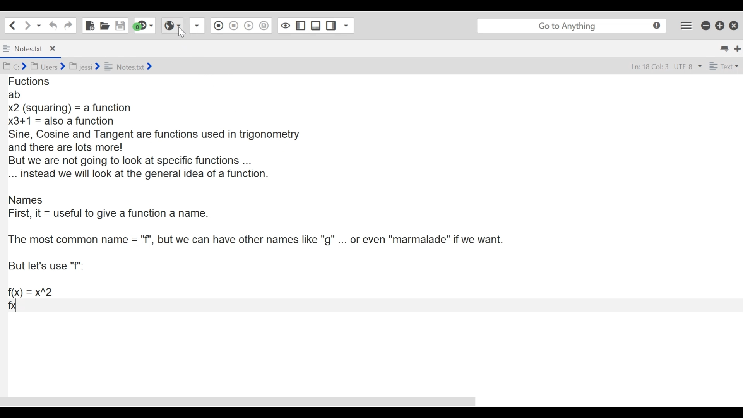 The height and width of the screenshot is (418, 743). Describe the element at coordinates (686, 24) in the screenshot. I see `Application menu` at that location.